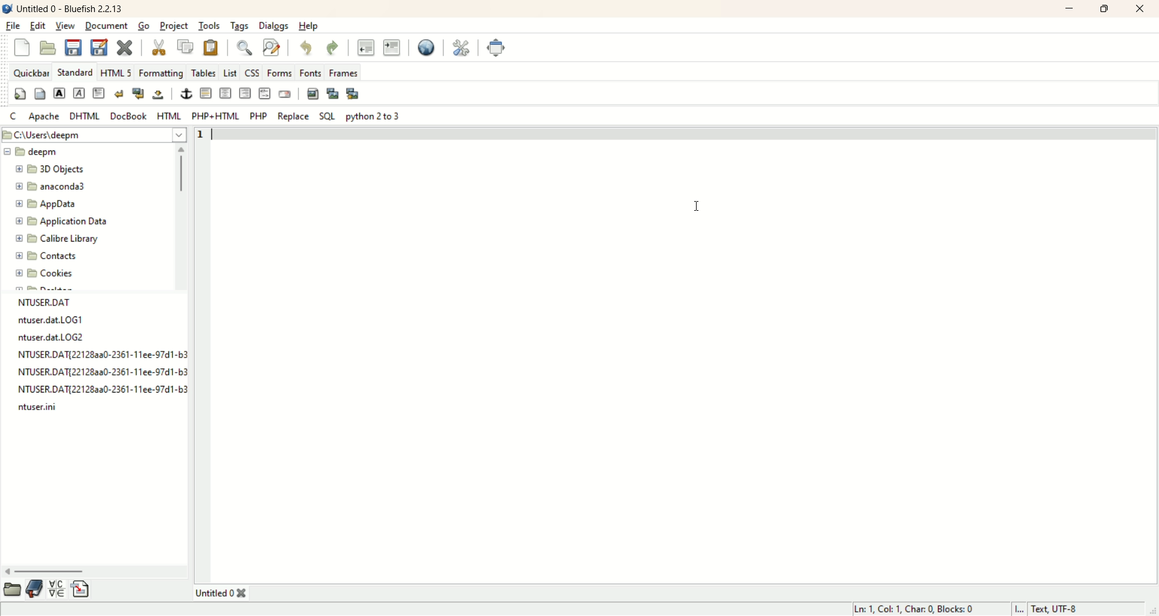 The height and width of the screenshot is (616, 1159). What do you see at coordinates (59, 222) in the screenshot?
I see `application data` at bounding box center [59, 222].